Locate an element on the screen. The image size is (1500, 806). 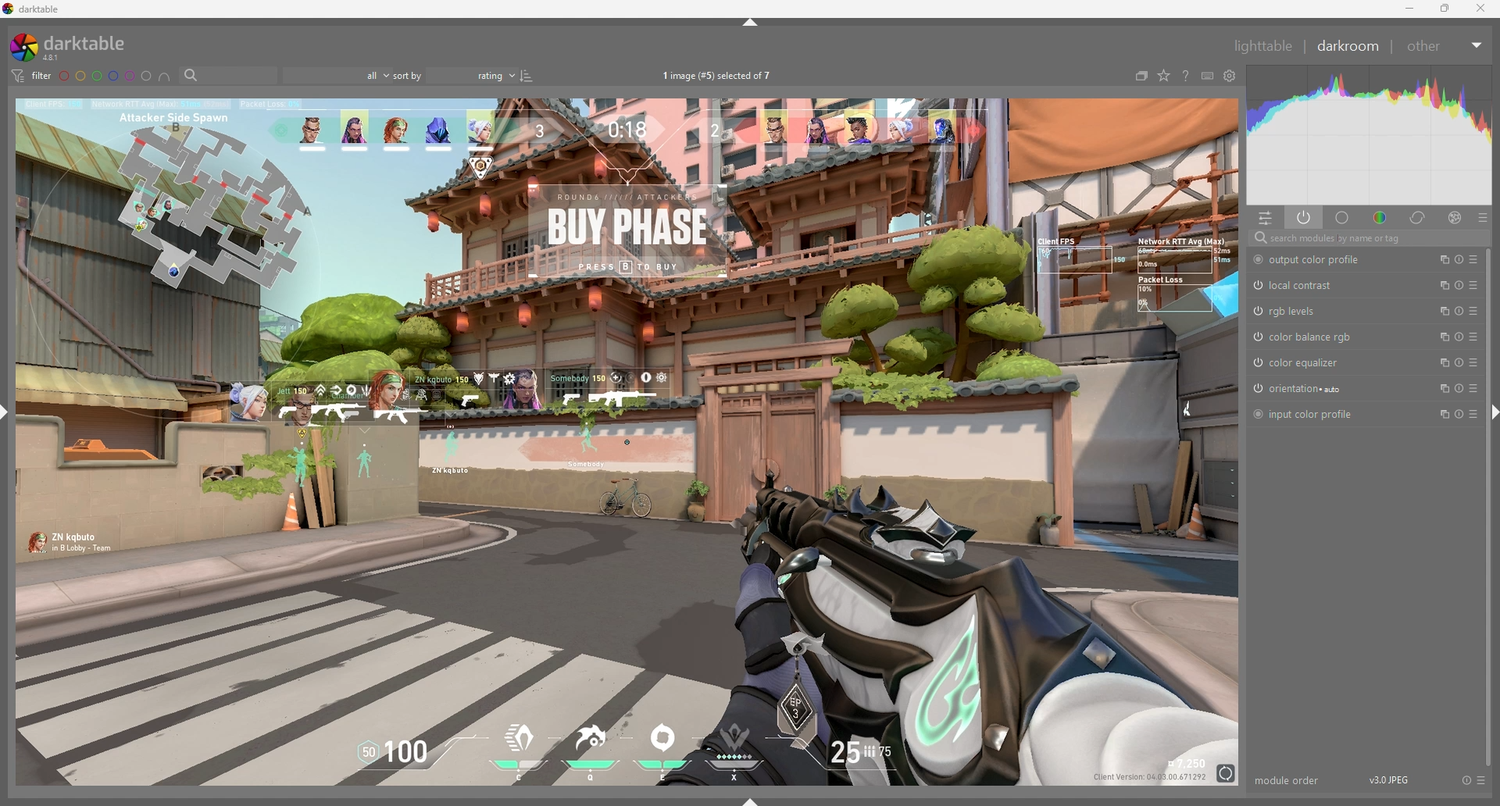
input color profile is located at coordinates (1305, 413).